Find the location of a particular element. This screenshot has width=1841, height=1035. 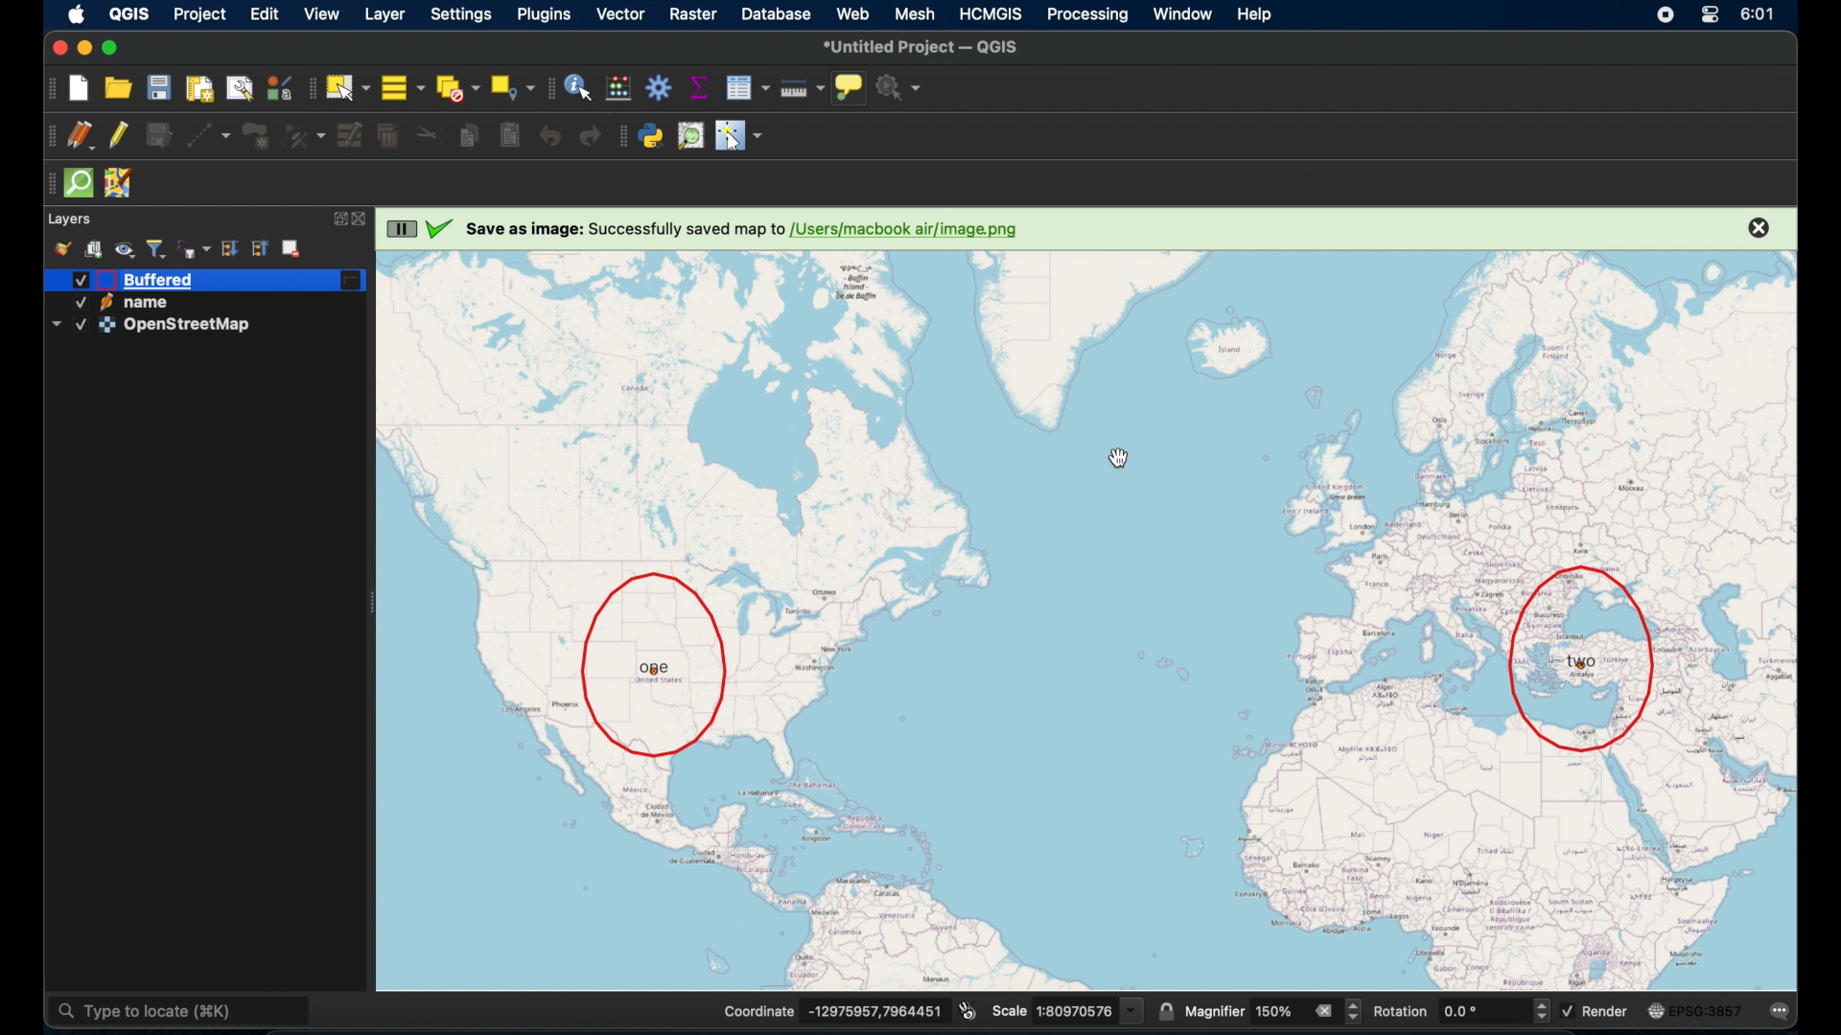

select by single area or click is located at coordinates (346, 86).